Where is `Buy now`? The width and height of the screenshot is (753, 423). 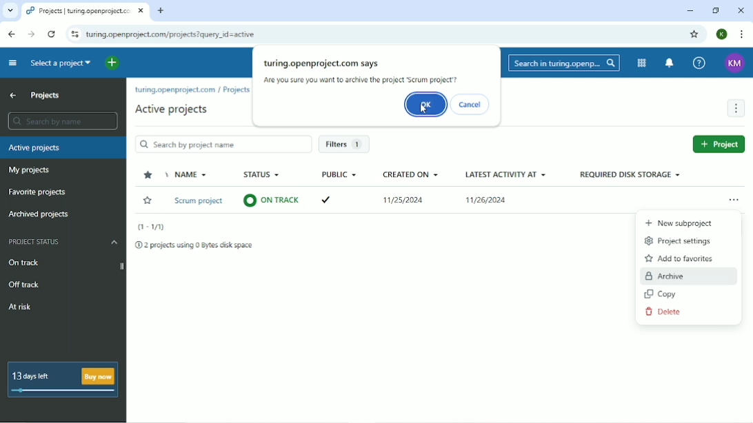 Buy now is located at coordinates (100, 373).